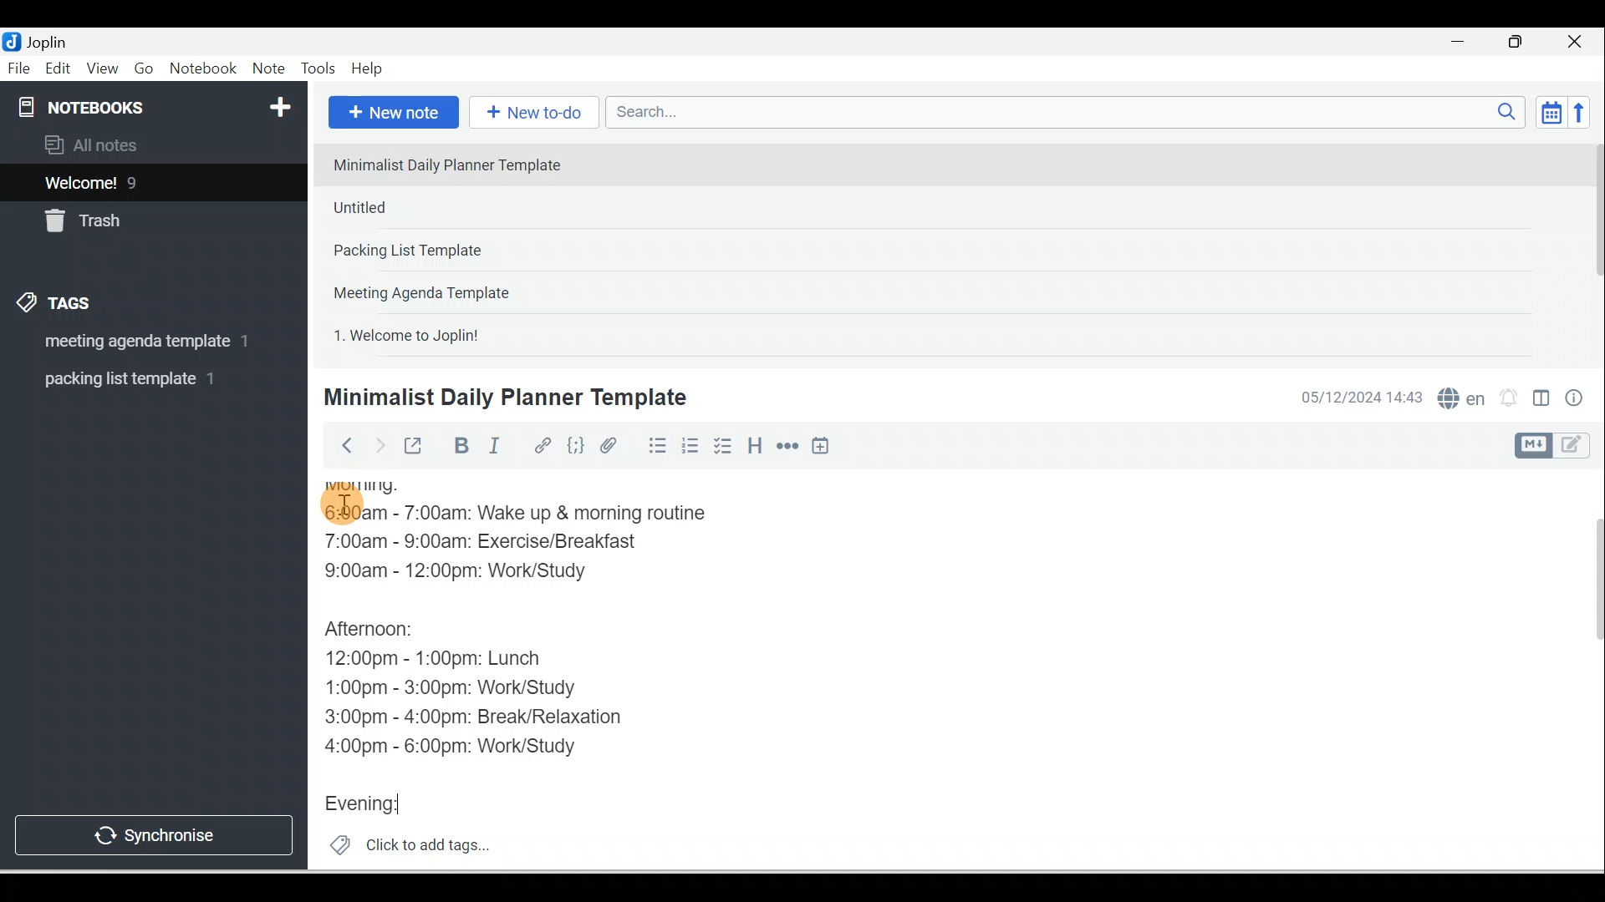 This screenshot has width=1605, height=902. I want to click on Minimalist Daily Planner Template, so click(502, 398).